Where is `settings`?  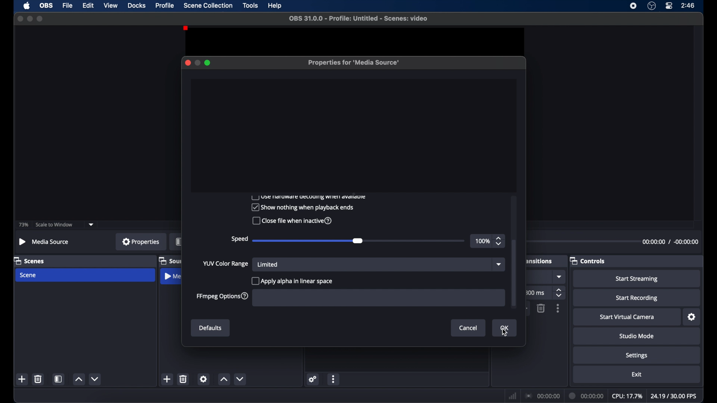
settings is located at coordinates (204, 379).